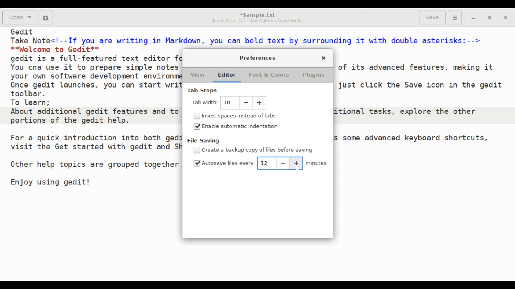 The image size is (515, 289). What do you see at coordinates (318, 163) in the screenshot?
I see `minutes` at bounding box center [318, 163].